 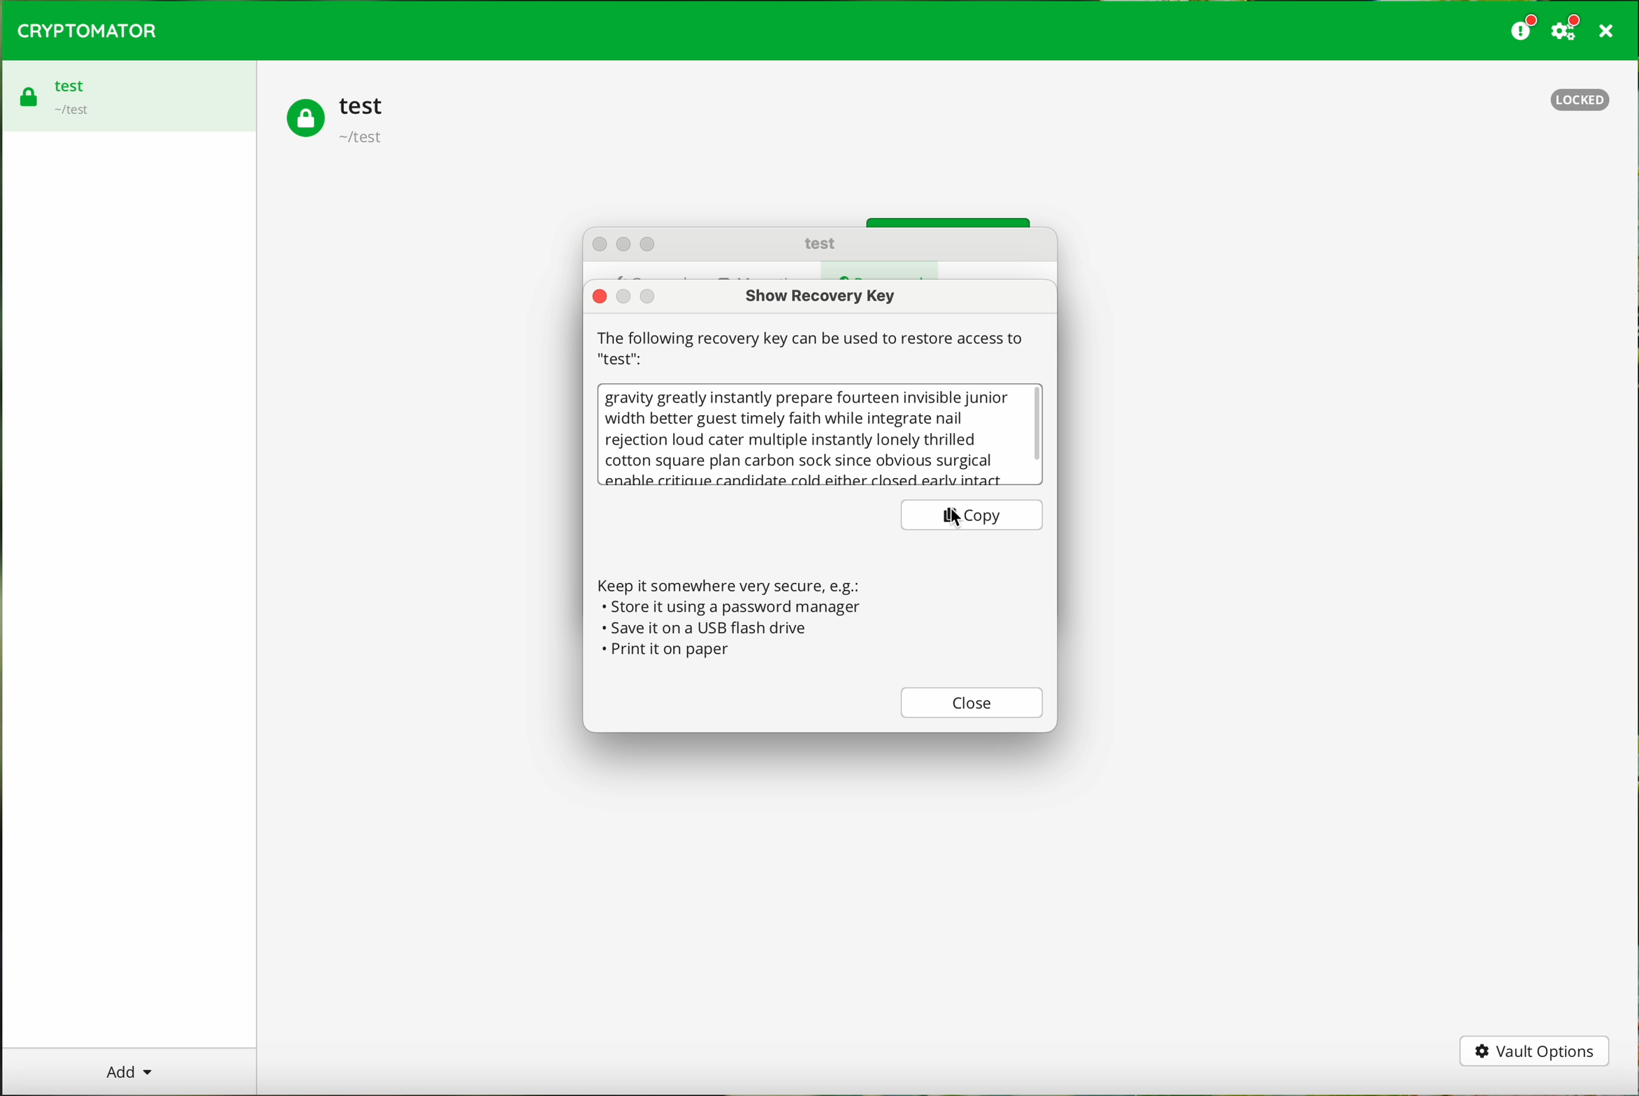 What do you see at coordinates (973, 515) in the screenshot?
I see `copy` at bounding box center [973, 515].